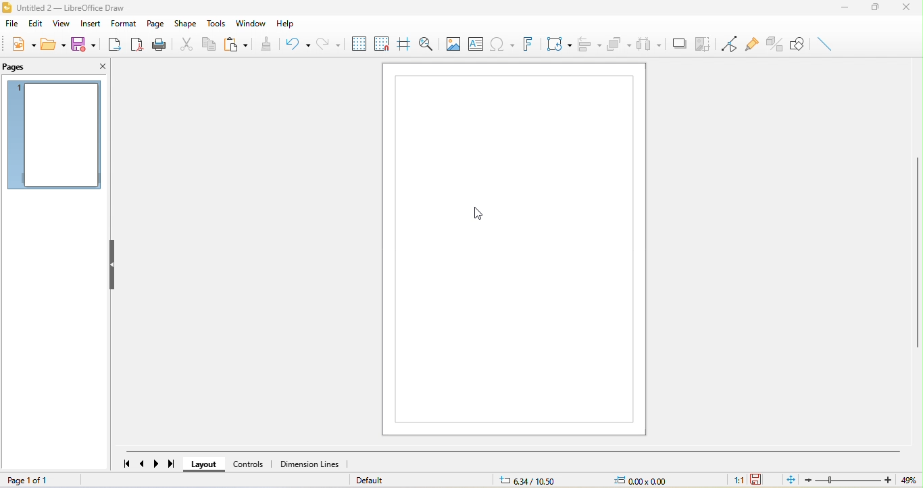  I want to click on cursor, so click(476, 213).